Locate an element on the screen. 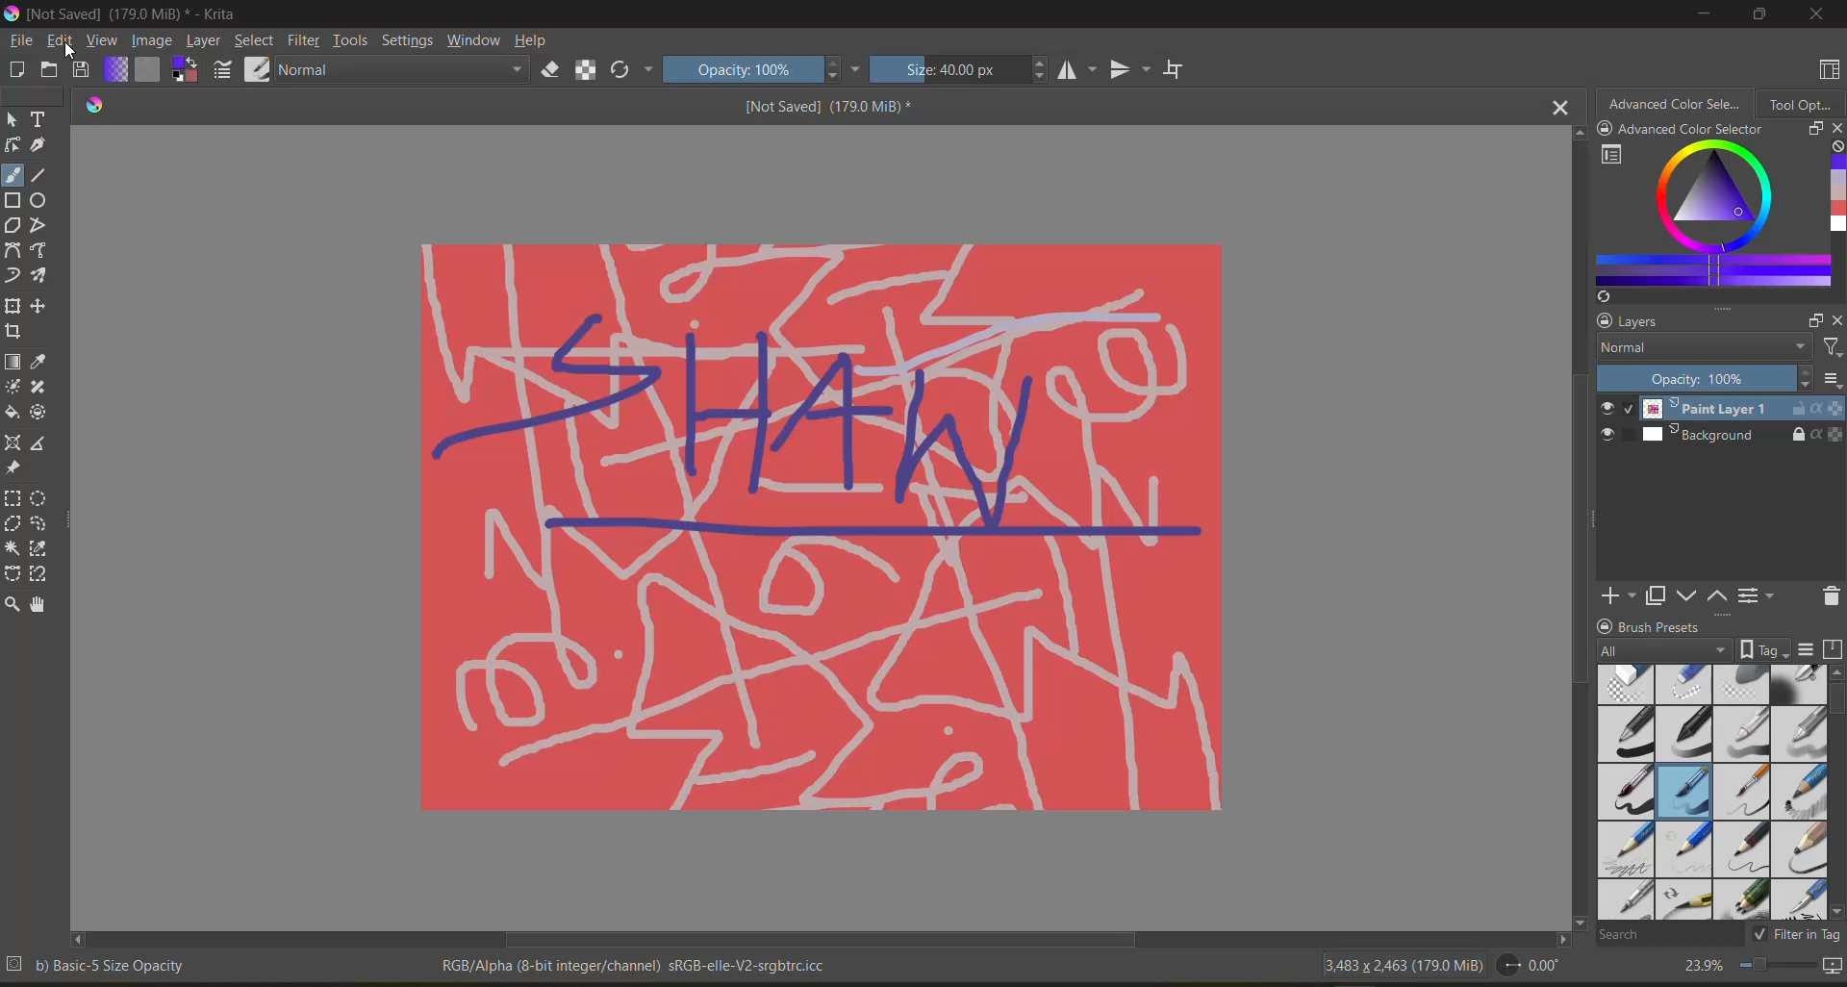 This screenshot has height=987, width=1847. foreground color selector is located at coordinates (185, 68).